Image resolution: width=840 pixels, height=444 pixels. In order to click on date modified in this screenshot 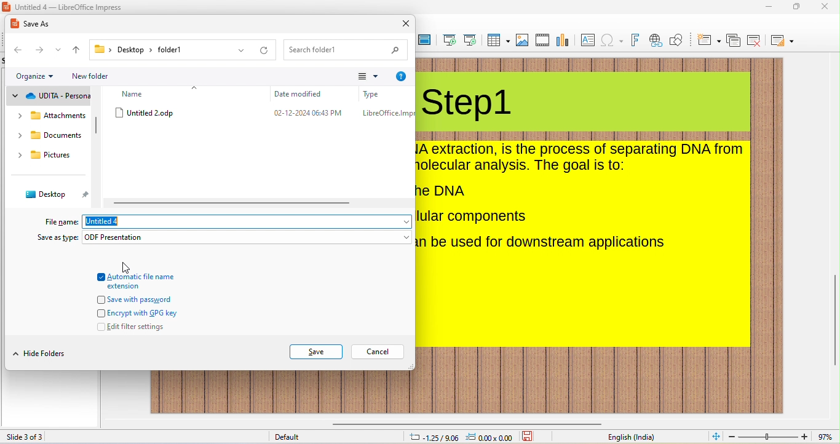, I will do `click(298, 94)`.